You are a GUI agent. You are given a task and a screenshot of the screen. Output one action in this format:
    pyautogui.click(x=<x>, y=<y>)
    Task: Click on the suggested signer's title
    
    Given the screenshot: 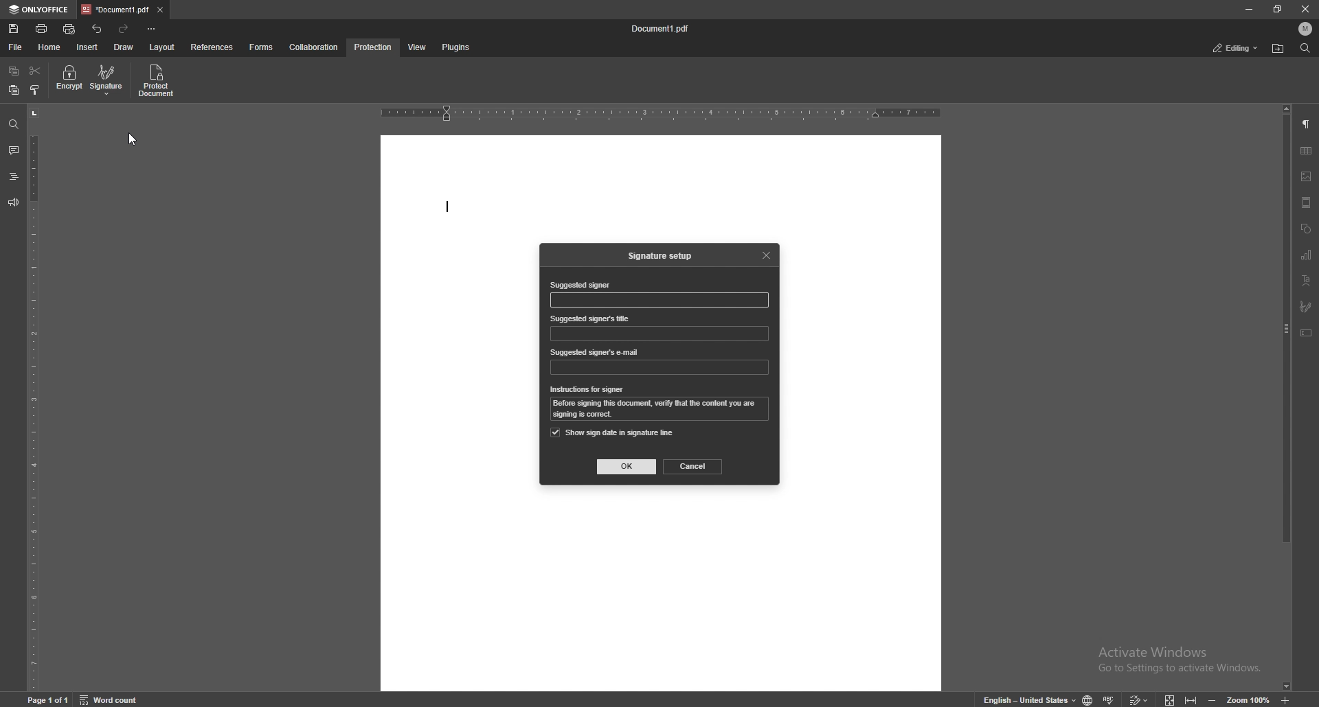 What is the action you would take?
    pyautogui.click(x=591, y=318)
    